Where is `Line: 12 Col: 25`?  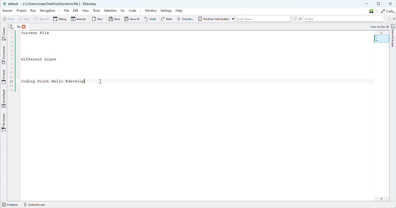 Line: 12 Col: 25 is located at coordinates (379, 27).